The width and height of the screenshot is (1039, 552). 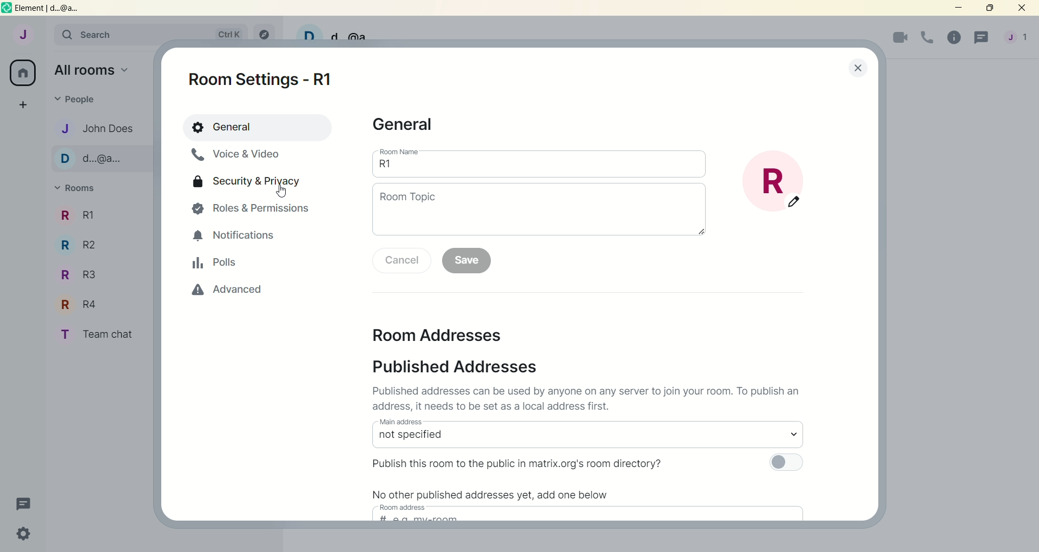 What do you see at coordinates (439, 336) in the screenshot?
I see `room addresses` at bounding box center [439, 336].